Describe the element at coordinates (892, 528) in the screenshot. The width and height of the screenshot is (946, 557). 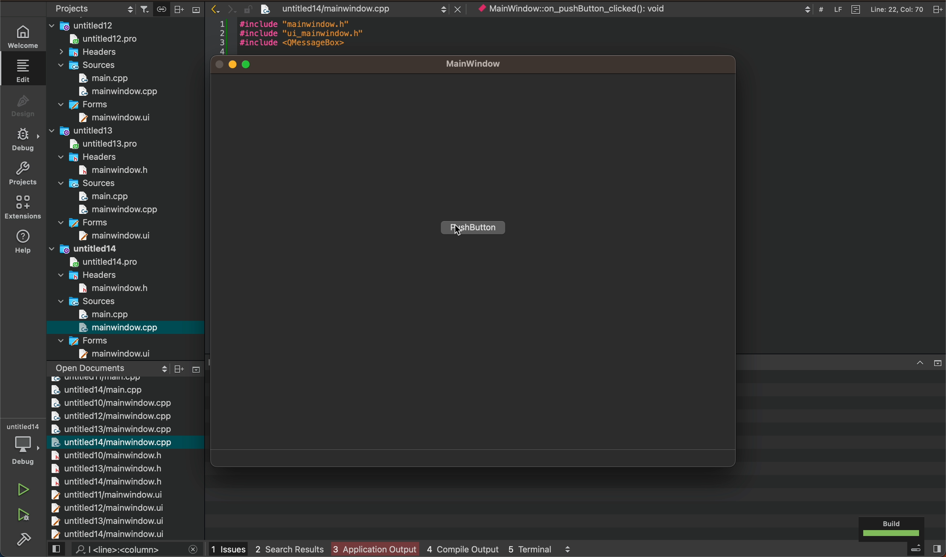
I see `build` at that location.